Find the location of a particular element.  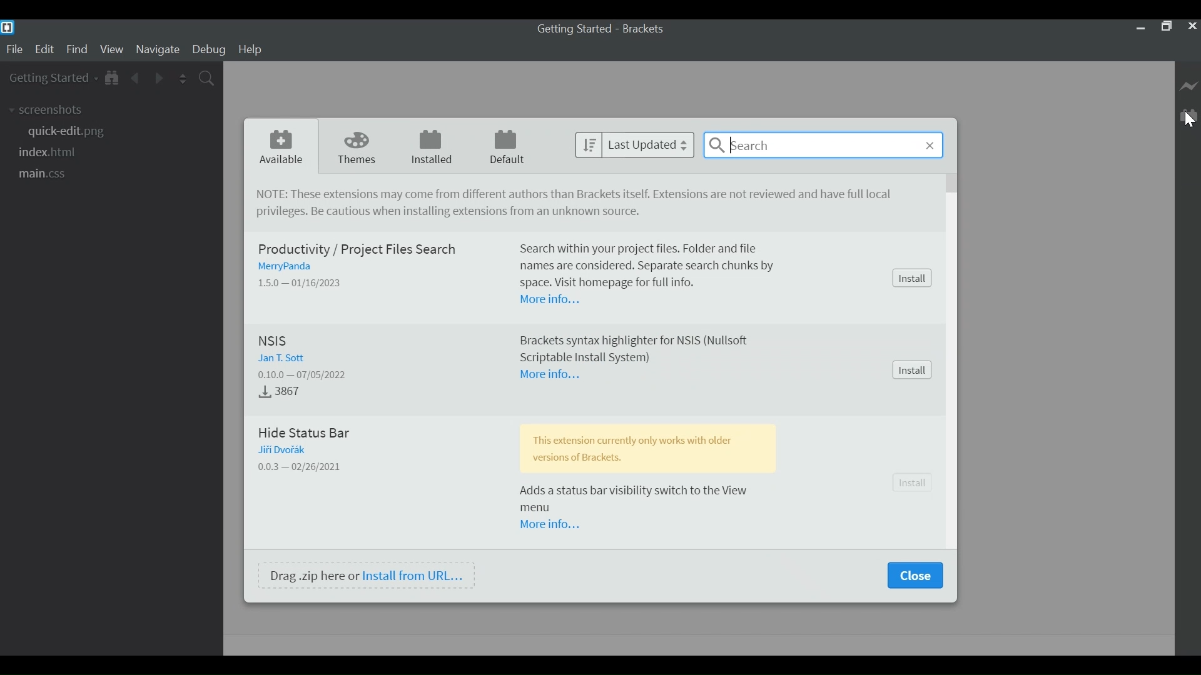

Search is located at coordinates (824, 145).